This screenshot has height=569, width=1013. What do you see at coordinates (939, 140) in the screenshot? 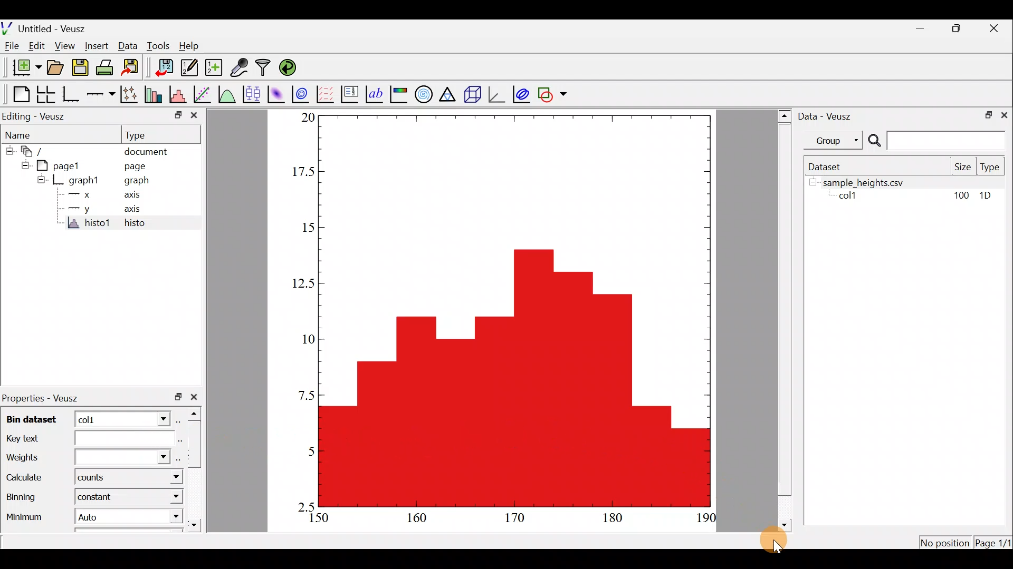
I see `search bar` at bounding box center [939, 140].